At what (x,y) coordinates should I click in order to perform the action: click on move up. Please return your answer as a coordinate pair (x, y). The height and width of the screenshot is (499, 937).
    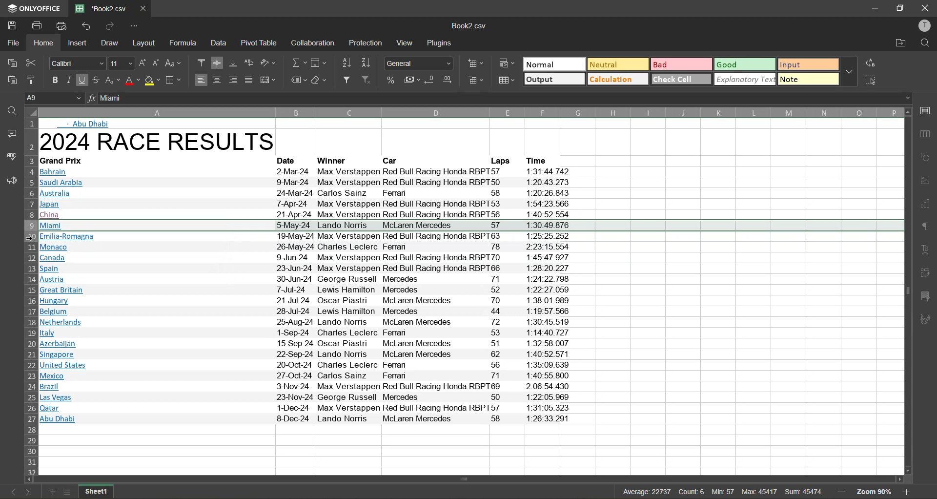
    Looking at the image, I should click on (910, 112).